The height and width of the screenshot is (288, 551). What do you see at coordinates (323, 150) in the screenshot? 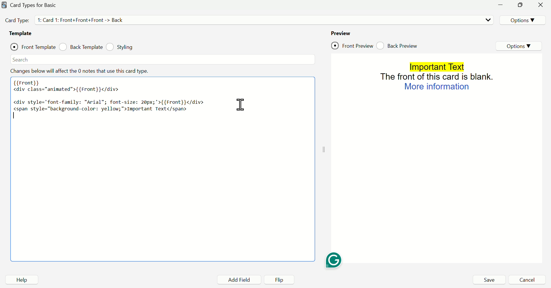
I see `Drag Handle` at bounding box center [323, 150].